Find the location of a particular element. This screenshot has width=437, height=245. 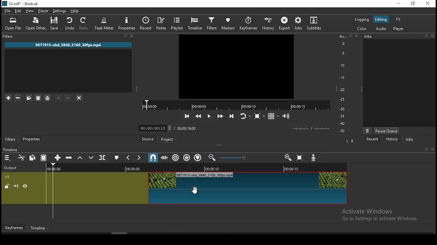

player is located at coordinates (43, 11).